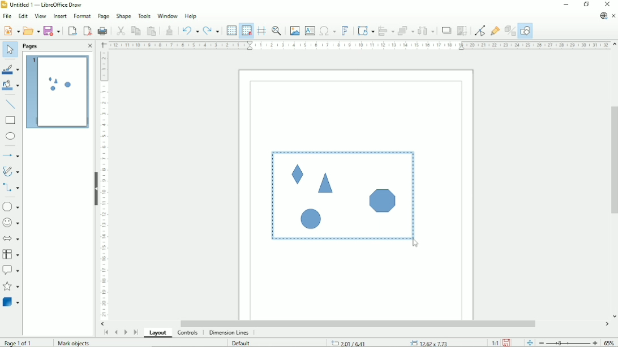  Describe the element at coordinates (72, 343) in the screenshot. I see `Mark objects` at that location.